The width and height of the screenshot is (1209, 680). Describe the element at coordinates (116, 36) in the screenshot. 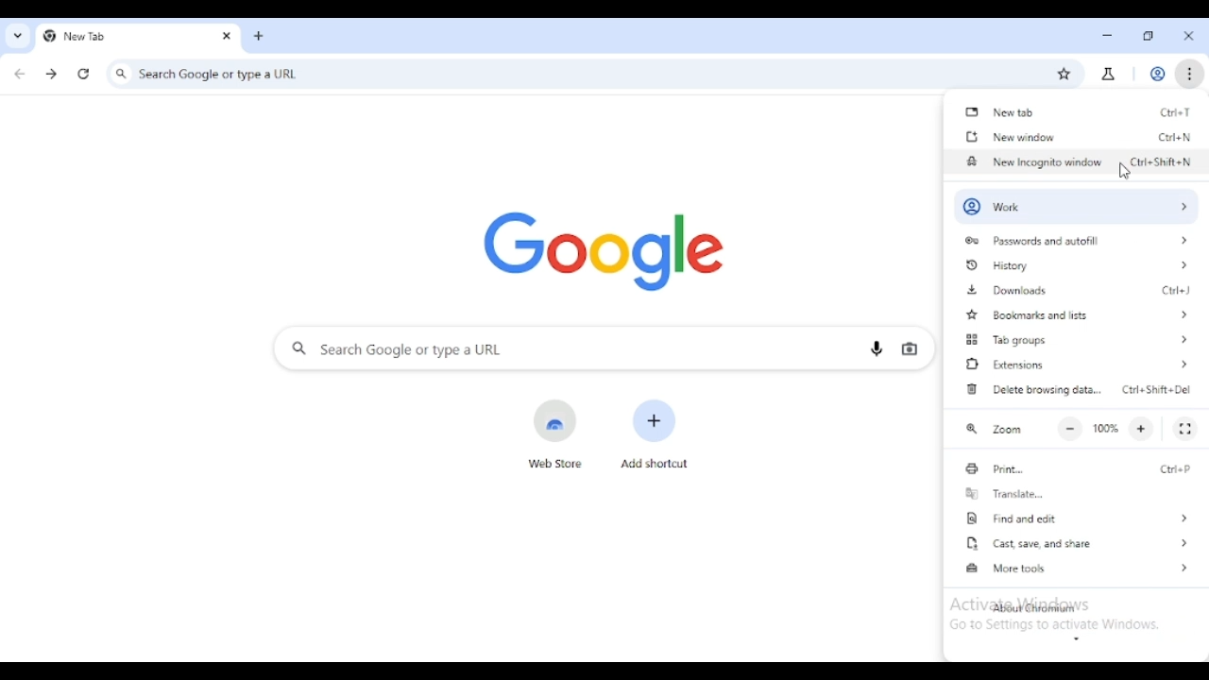

I see `new tab` at that location.